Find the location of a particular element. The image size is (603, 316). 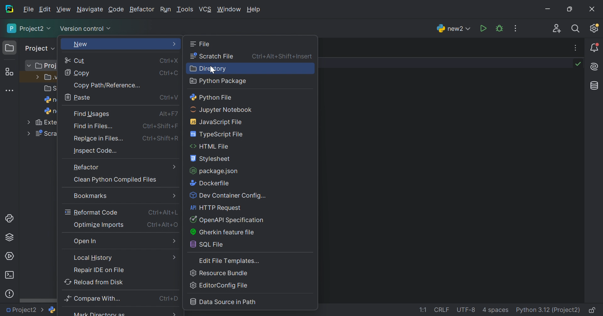

Bookmarks is located at coordinates (90, 196).